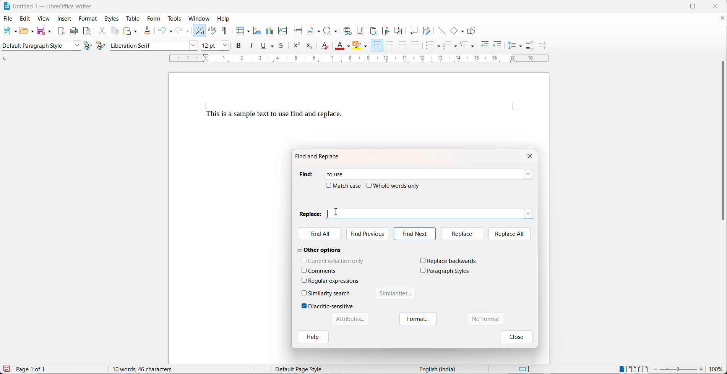 The height and width of the screenshot is (374, 727). What do you see at coordinates (718, 6) in the screenshot?
I see `close` at bounding box center [718, 6].